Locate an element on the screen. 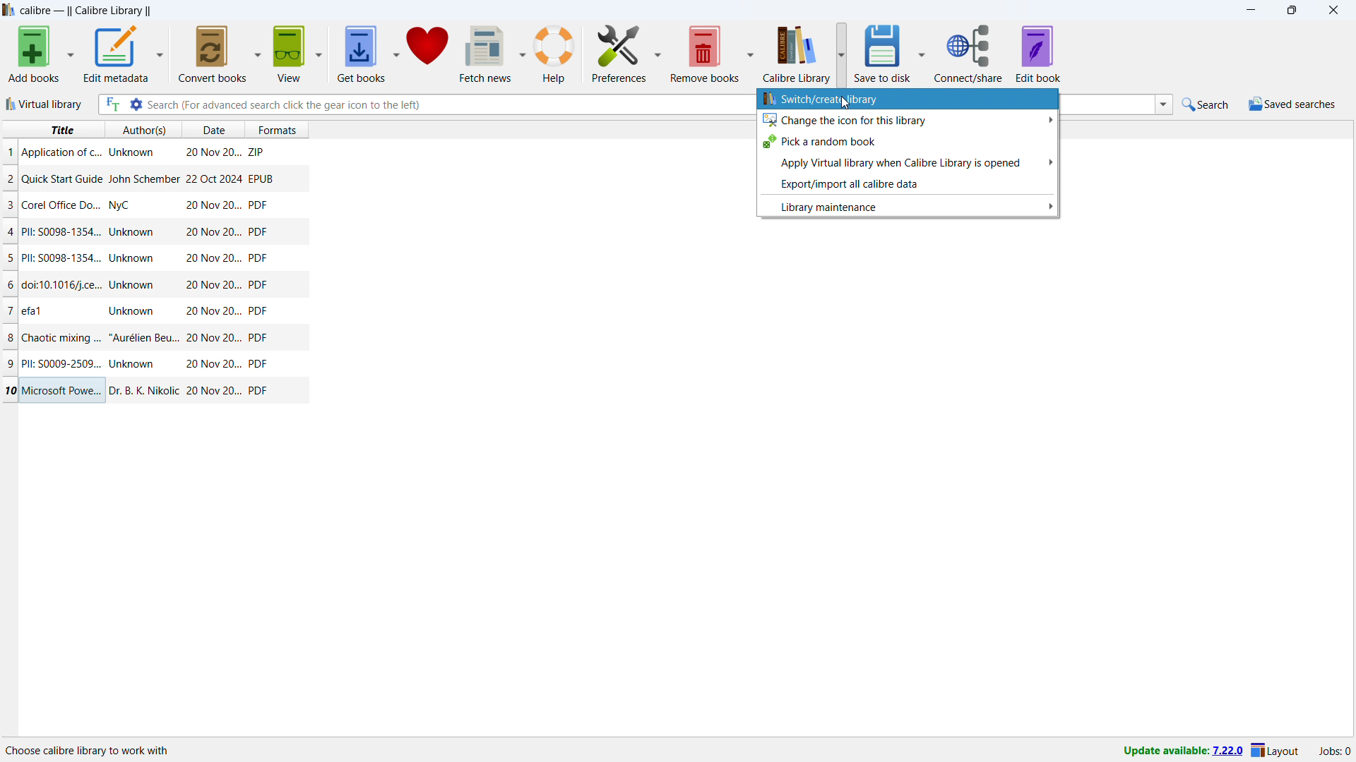 The width and height of the screenshot is (1356, 762). date is located at coordinates (212, 131).